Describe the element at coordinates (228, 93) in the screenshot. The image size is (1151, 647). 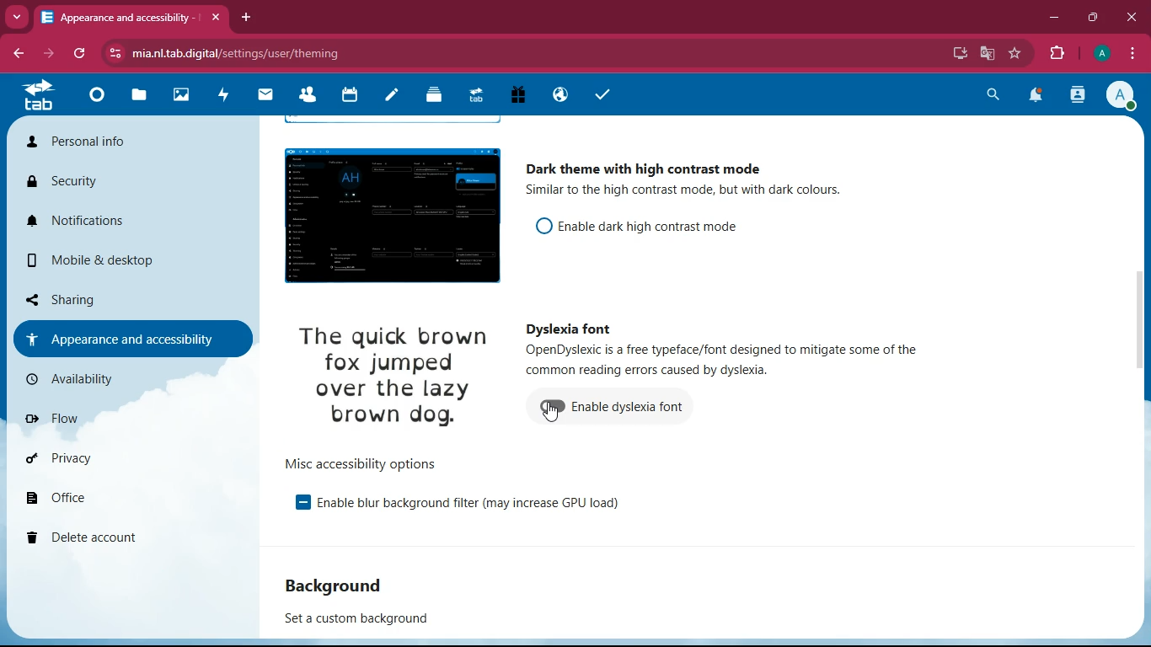
I see `activity` at that location.